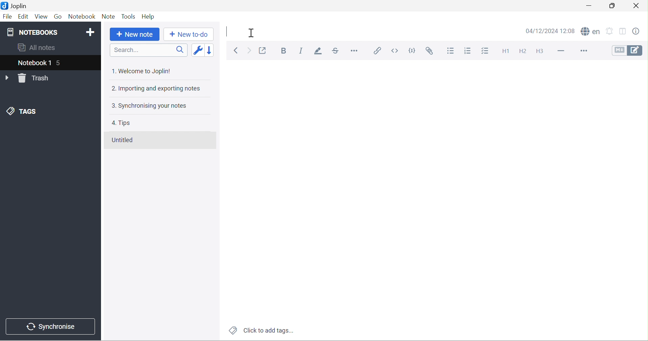 This screenshot has height=341, width=648. I want to click on Help, so click(150, 16).